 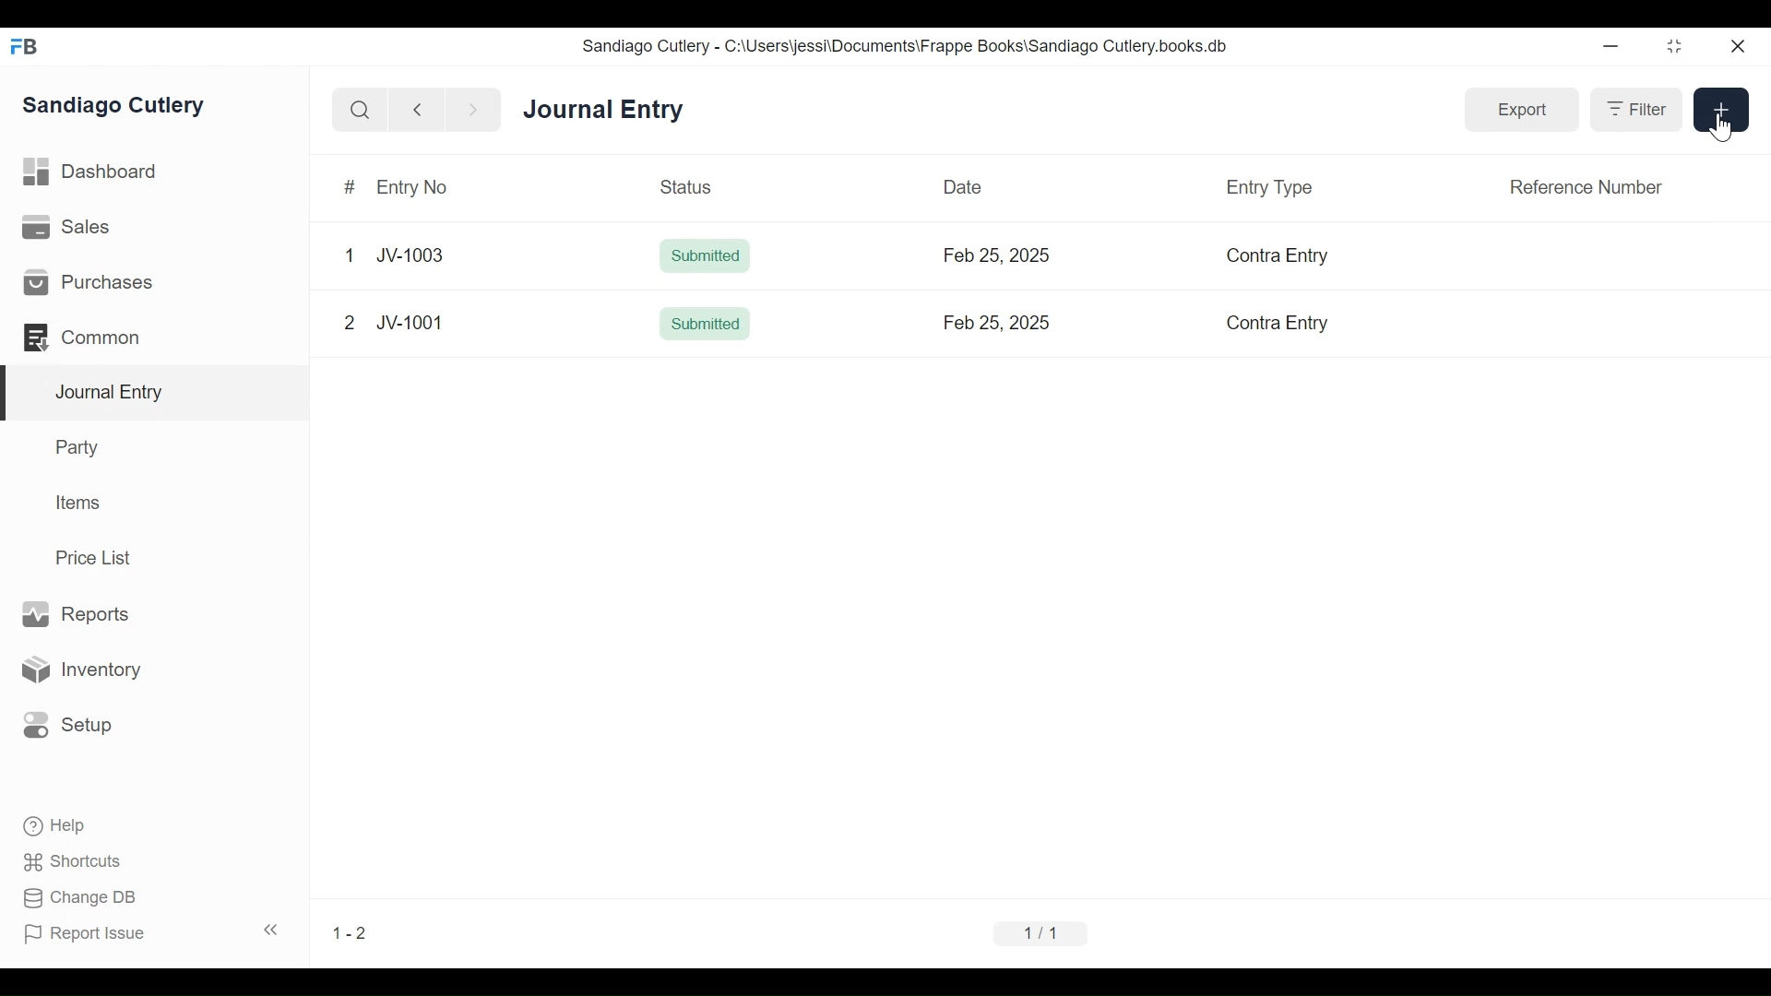 What do you see at coordinates (86, 934) in the screenshot?
I see `Report Issue` at bounding box center [86, 934].